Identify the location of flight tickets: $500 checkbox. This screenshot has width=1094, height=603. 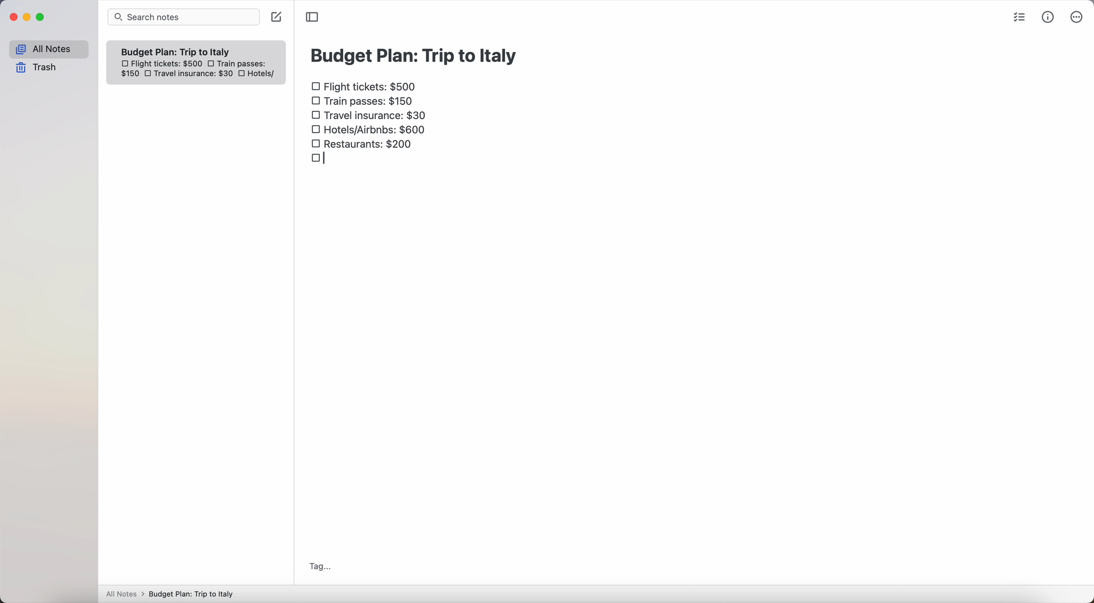
(367, 87).